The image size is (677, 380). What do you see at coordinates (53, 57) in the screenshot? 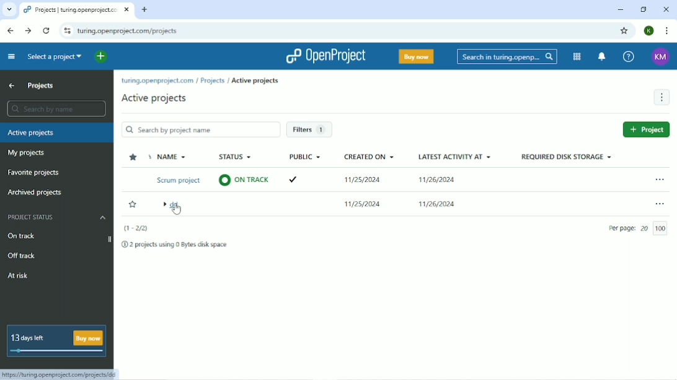
I see `Search a project` at bounding box center [53, 57].